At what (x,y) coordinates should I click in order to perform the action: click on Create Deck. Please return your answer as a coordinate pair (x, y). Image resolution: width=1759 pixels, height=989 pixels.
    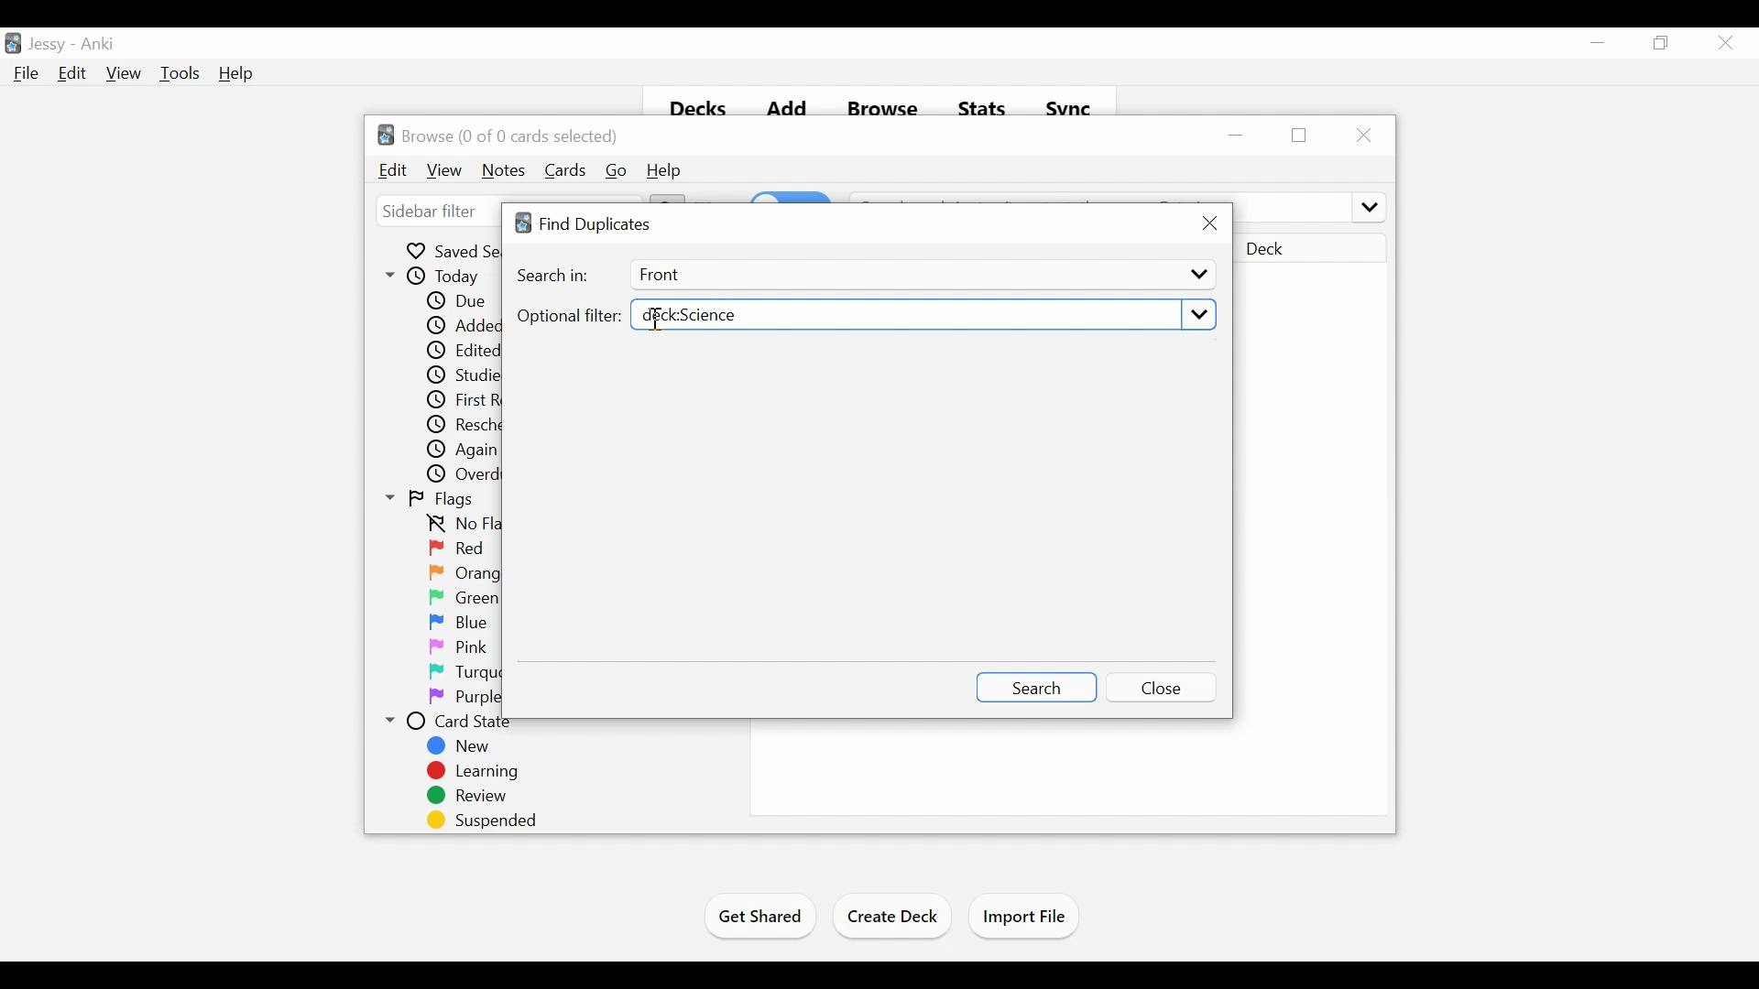
    Looking at the image, I should click on (892, 919).